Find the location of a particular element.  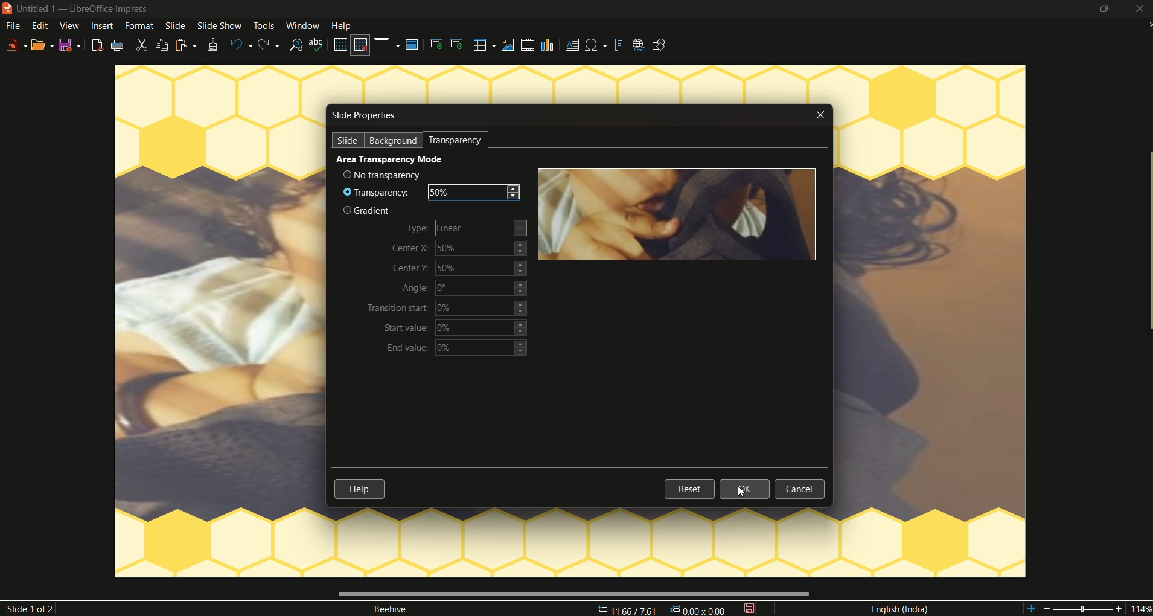

transparency is located at coordinates (380, 192).